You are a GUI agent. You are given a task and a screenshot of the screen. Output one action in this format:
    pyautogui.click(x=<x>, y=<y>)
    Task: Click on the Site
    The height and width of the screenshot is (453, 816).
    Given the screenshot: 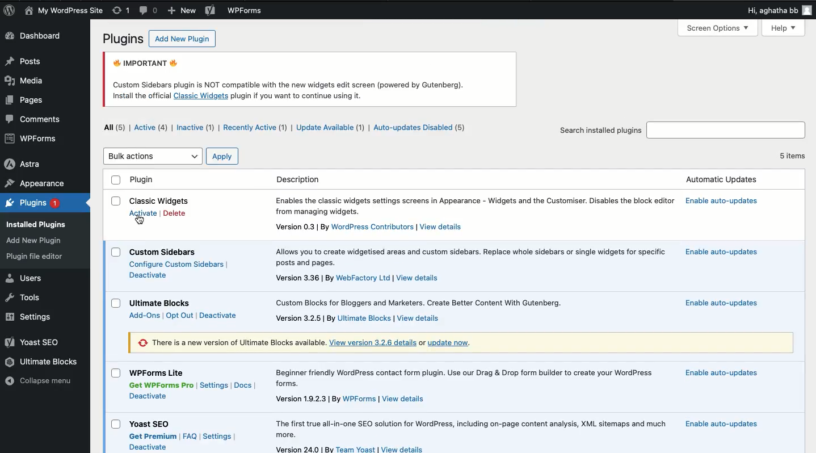 What is the action you would take?
    pyautogui.click(x=64, y=11)
    